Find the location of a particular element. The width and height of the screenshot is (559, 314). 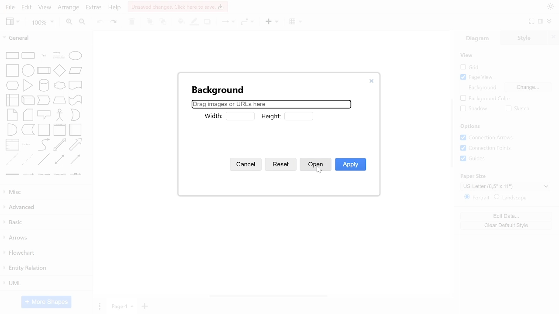

general shapes is located at coordinates (59, 114).